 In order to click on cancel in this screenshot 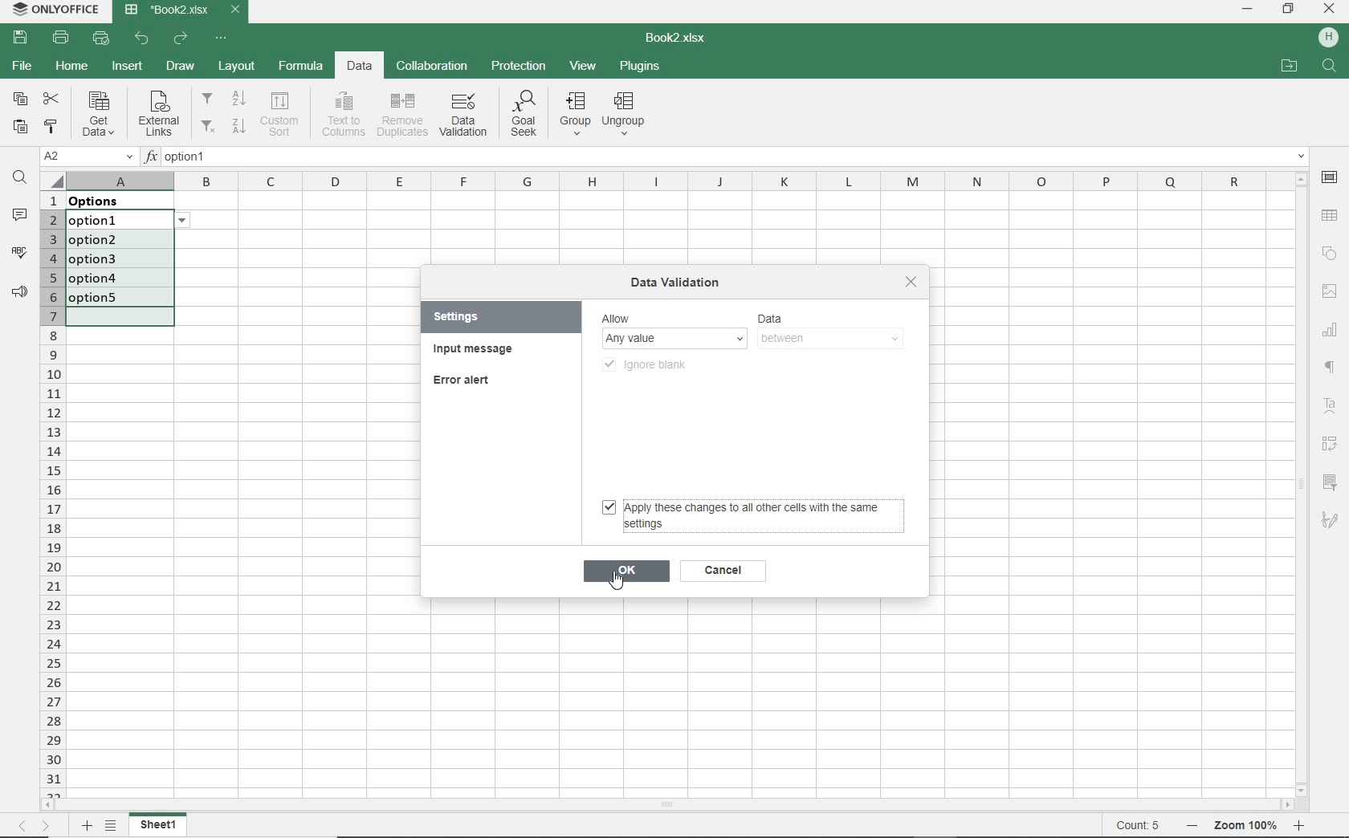, I will do `click(722, 572)`.